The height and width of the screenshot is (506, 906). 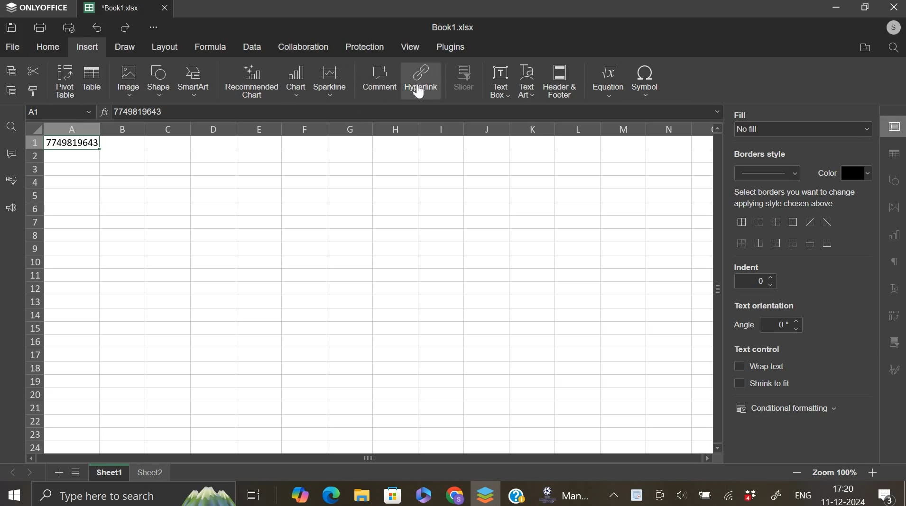 What do you see at coordinates (719, 286) in the screenshot?
I see `vertical scroll bar` at bounding box center [719, 286].